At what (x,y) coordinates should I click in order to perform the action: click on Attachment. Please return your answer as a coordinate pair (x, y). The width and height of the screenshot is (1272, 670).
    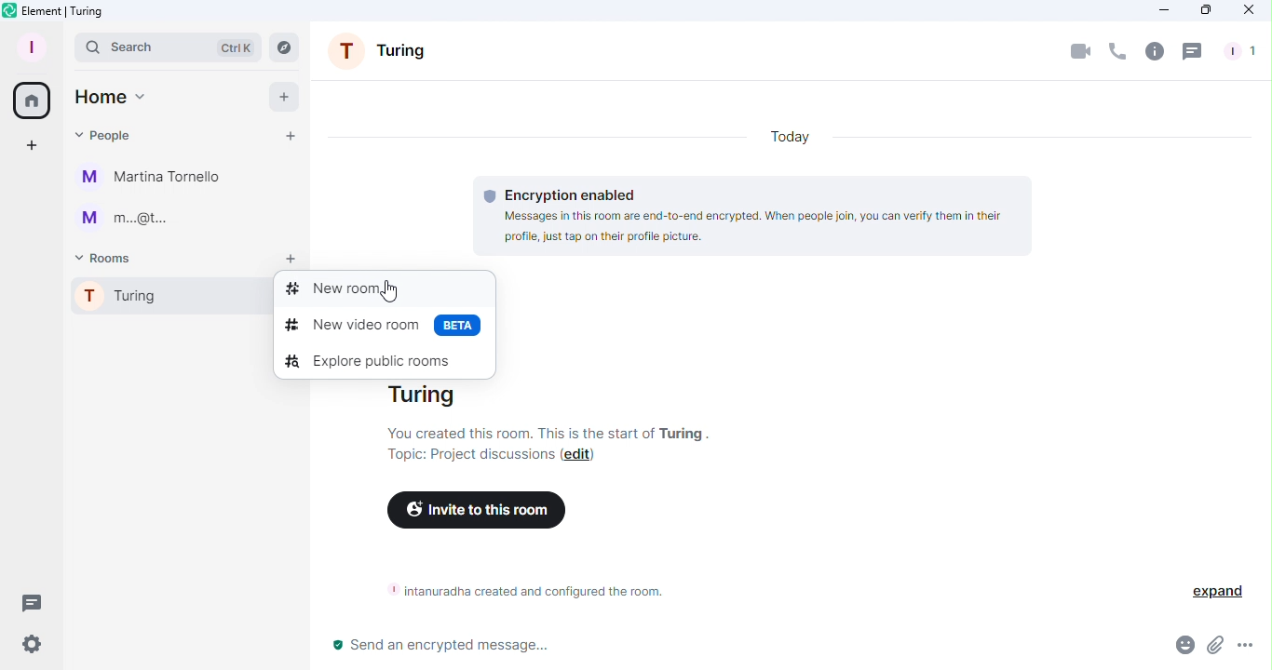
    Looking at the image, I should click on (1214, 650).